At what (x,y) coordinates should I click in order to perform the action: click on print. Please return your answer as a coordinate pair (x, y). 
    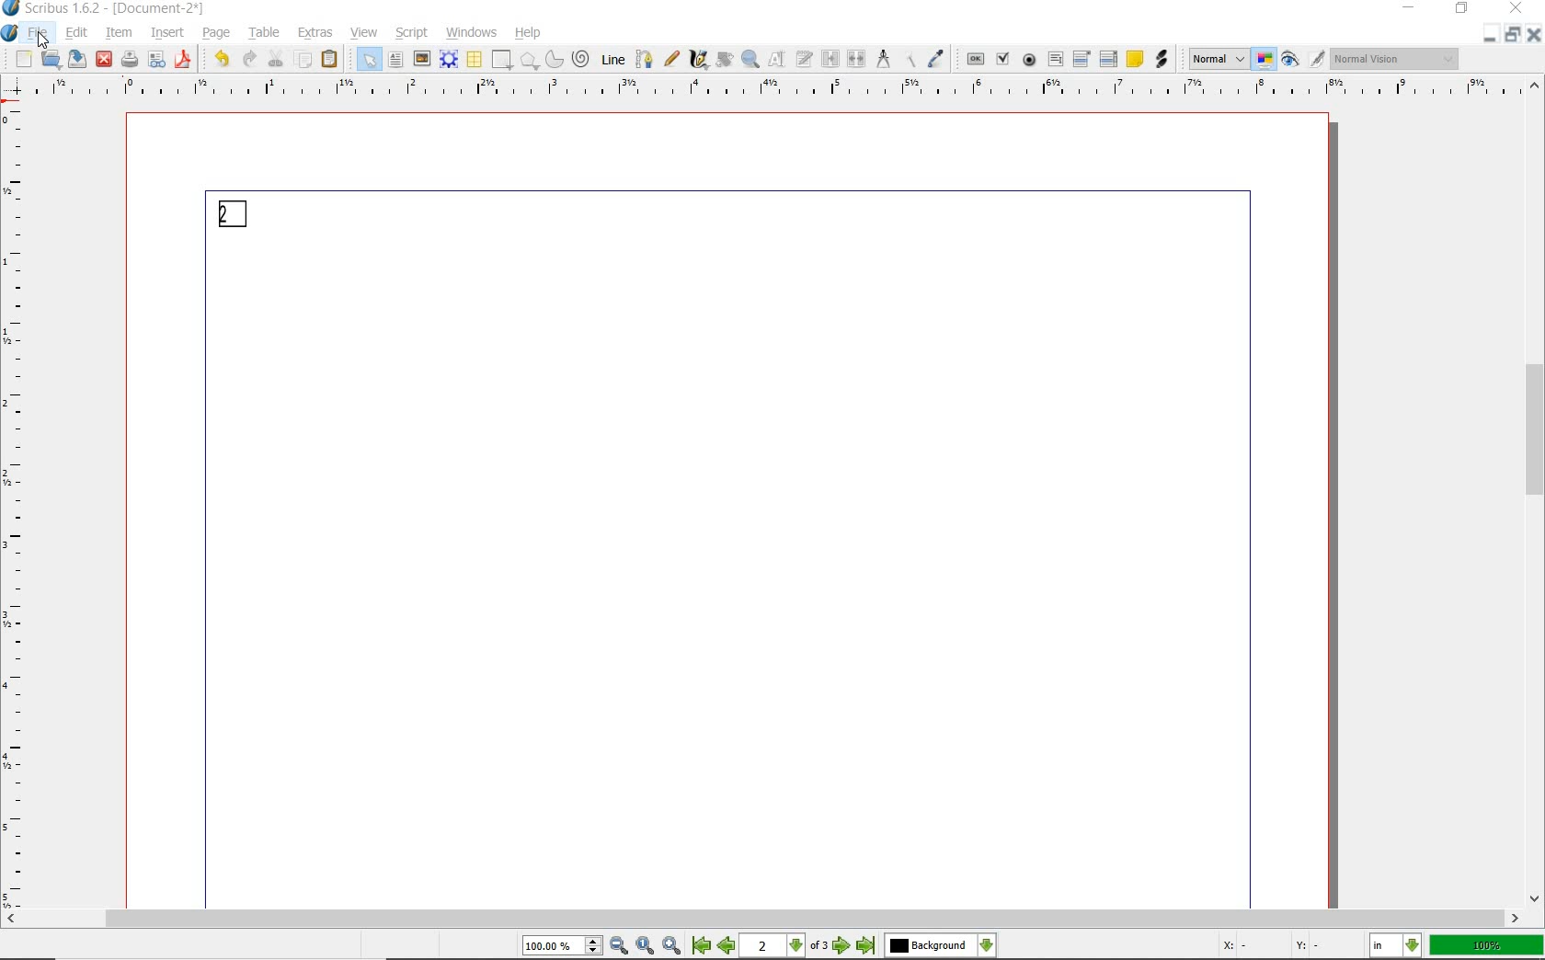
    Looking at the image, I should click on (128, 59).